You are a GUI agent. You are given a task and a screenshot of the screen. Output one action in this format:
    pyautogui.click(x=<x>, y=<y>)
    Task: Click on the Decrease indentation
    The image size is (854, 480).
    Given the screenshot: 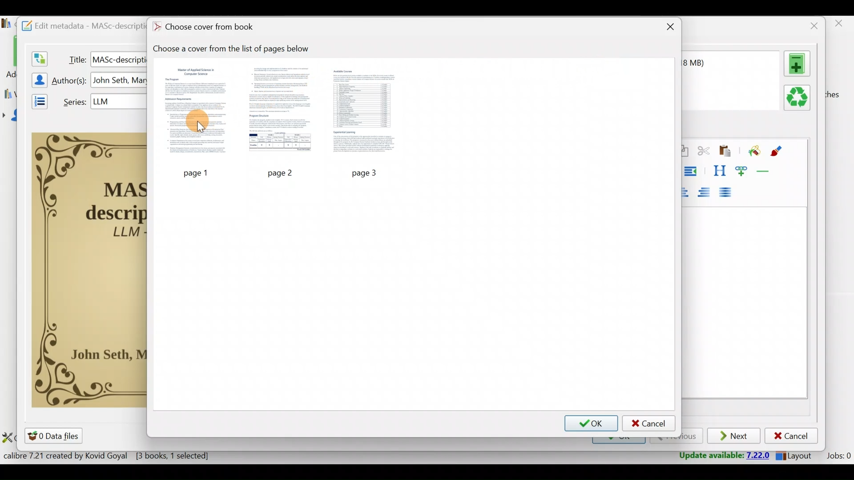 What is the action you would take?
    pyautogui.click(x=692, y=171)
    